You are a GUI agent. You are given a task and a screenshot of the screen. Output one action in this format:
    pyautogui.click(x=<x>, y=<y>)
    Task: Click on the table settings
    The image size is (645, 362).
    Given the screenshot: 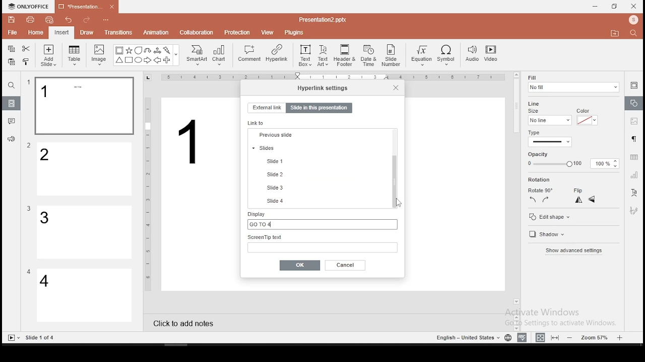 What is the action you would take?
    pyautogui.click(x=633, y=157)
    